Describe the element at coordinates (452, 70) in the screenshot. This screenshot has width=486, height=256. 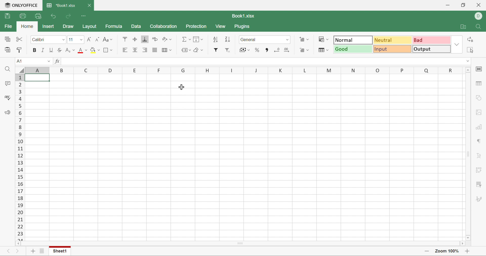
I see `R` at that location.